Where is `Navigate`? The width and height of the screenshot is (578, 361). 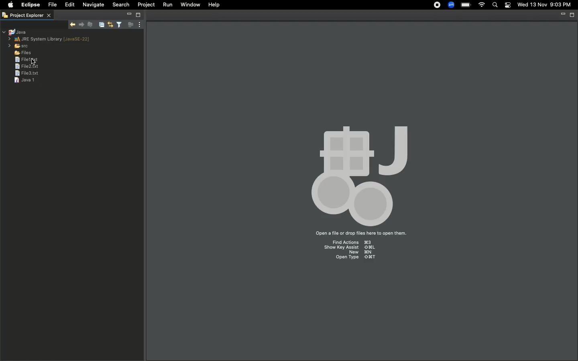
Navigate is located at coordinates (94, 5).